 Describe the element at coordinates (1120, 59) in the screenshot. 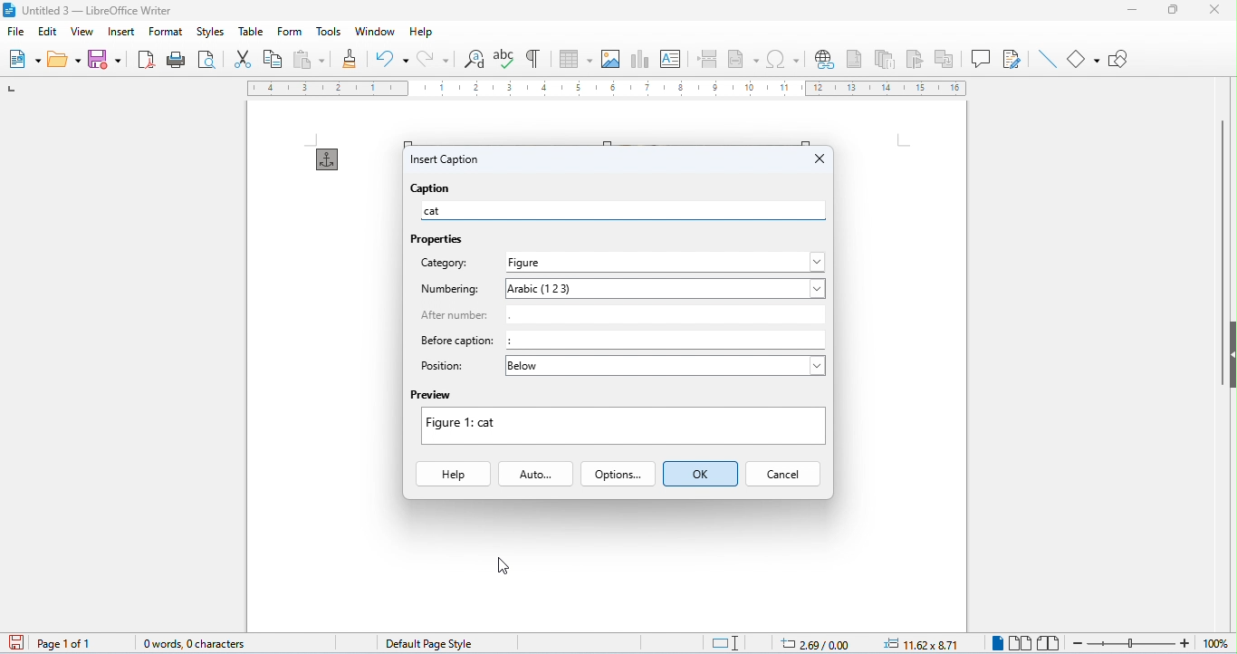

I see `show draw functions` at that location.